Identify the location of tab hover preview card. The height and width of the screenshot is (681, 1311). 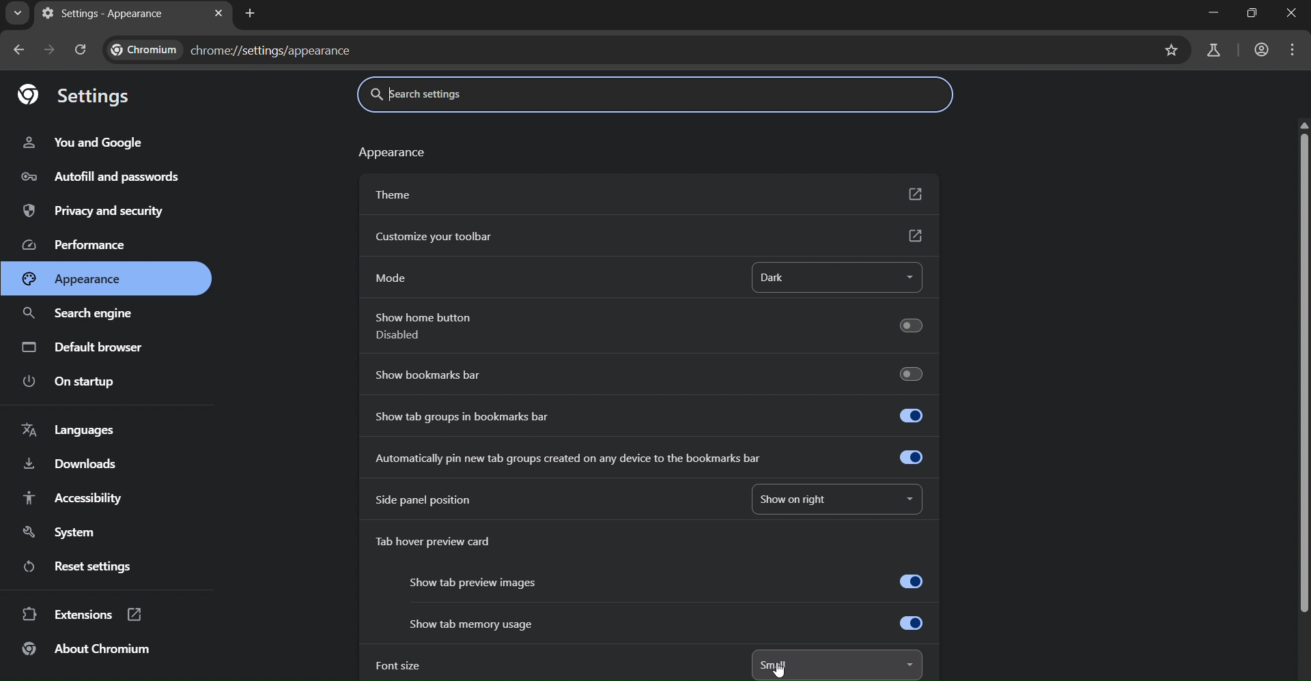
(444, 544).